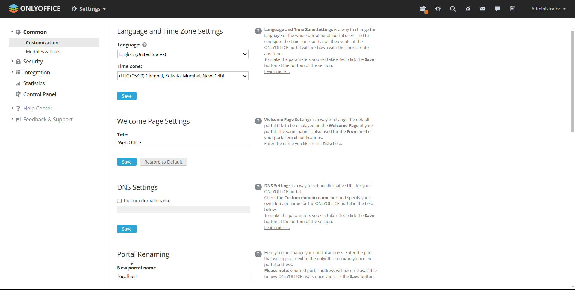 The image size is (575, 290). What do you see at coordinates (512, 10) in the screenshot?
I see `calendar` at bounding box center [512, 10].